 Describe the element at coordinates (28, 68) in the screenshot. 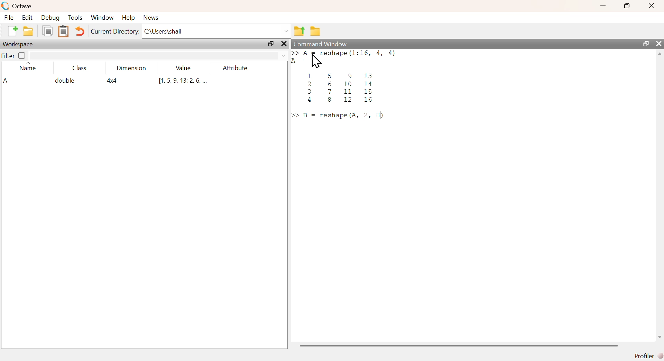

I see `name` at that location.